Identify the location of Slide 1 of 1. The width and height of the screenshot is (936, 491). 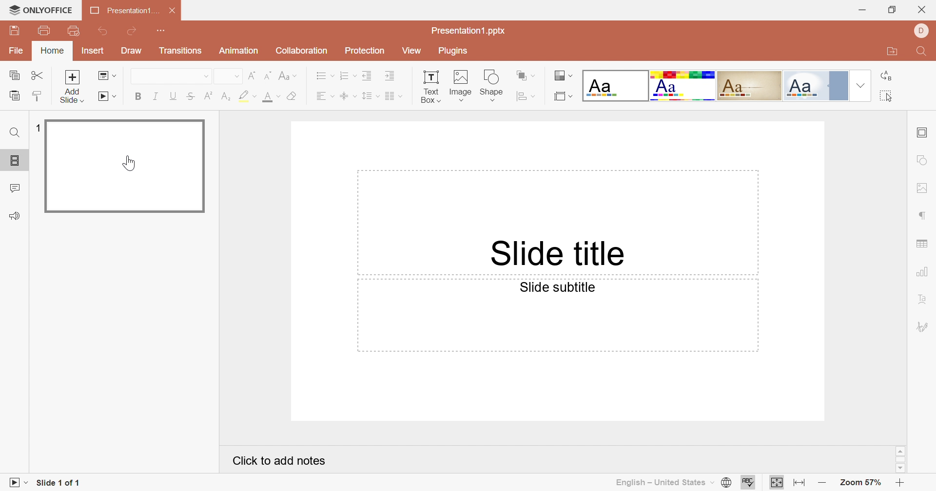
(61, 483).